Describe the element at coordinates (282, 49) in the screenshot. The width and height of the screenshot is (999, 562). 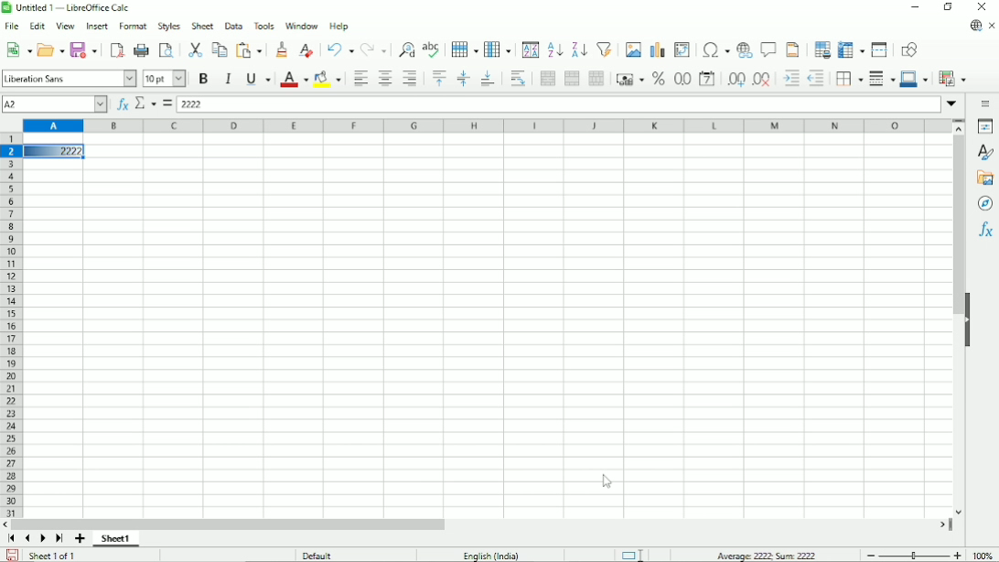
I see `Clone formatting` at that location.